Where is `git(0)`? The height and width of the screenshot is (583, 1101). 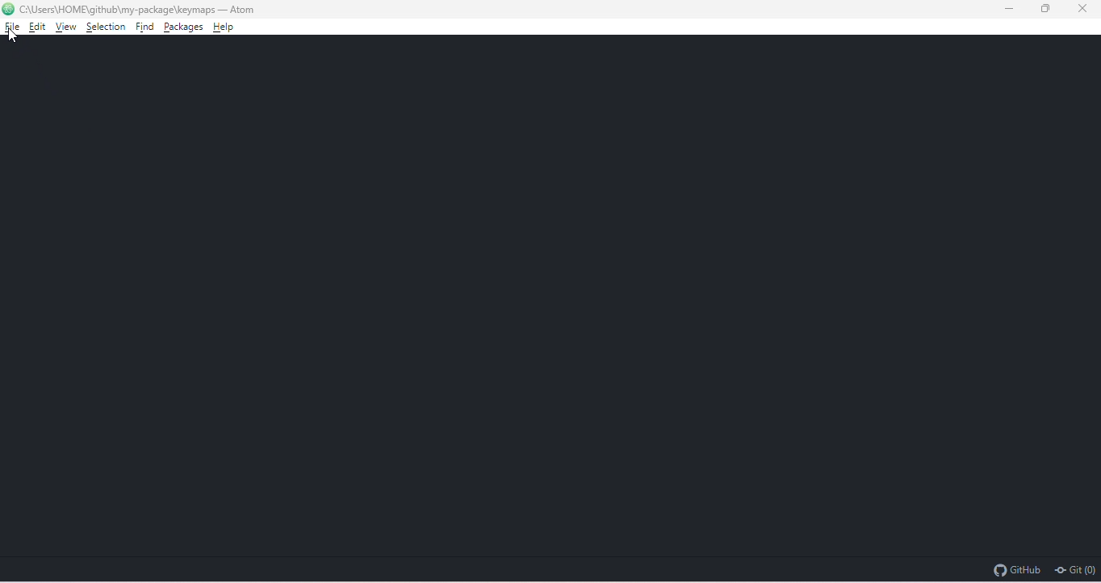 git(0) is located at coordinates (1074, 569).